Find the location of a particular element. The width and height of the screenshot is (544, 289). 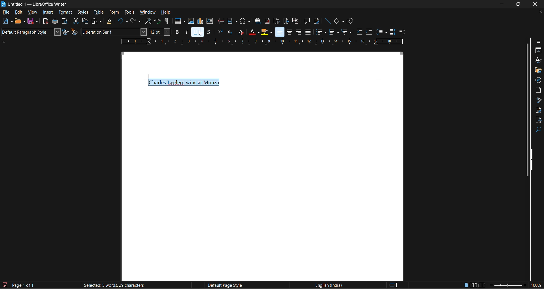

zoom out is located at coordinates (490, 286).